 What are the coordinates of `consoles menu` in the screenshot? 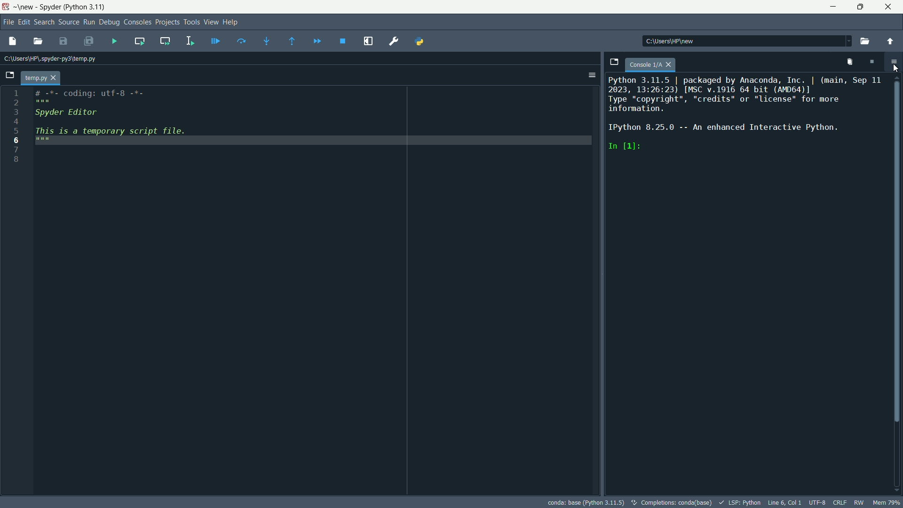 It's located at (137, 22).